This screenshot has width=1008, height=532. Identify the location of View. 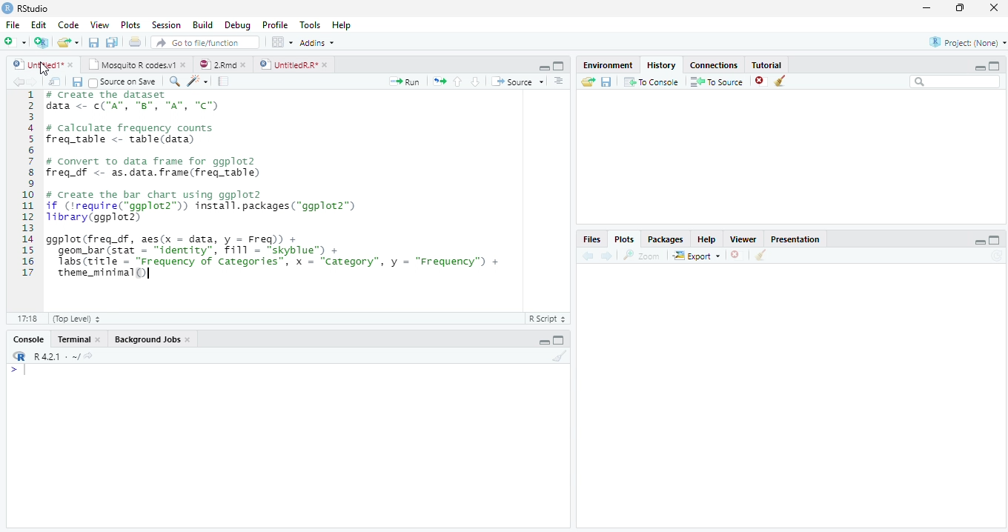
(99, 25).